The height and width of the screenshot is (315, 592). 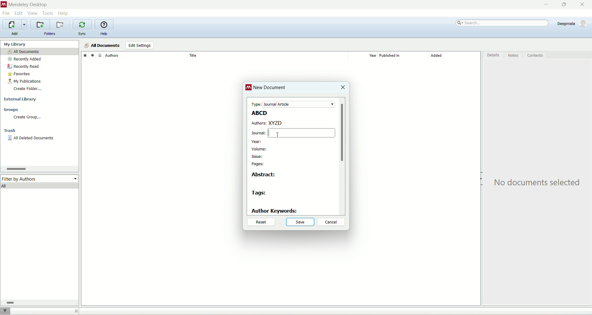 I want to click on published in, so click(x=401, y=55).